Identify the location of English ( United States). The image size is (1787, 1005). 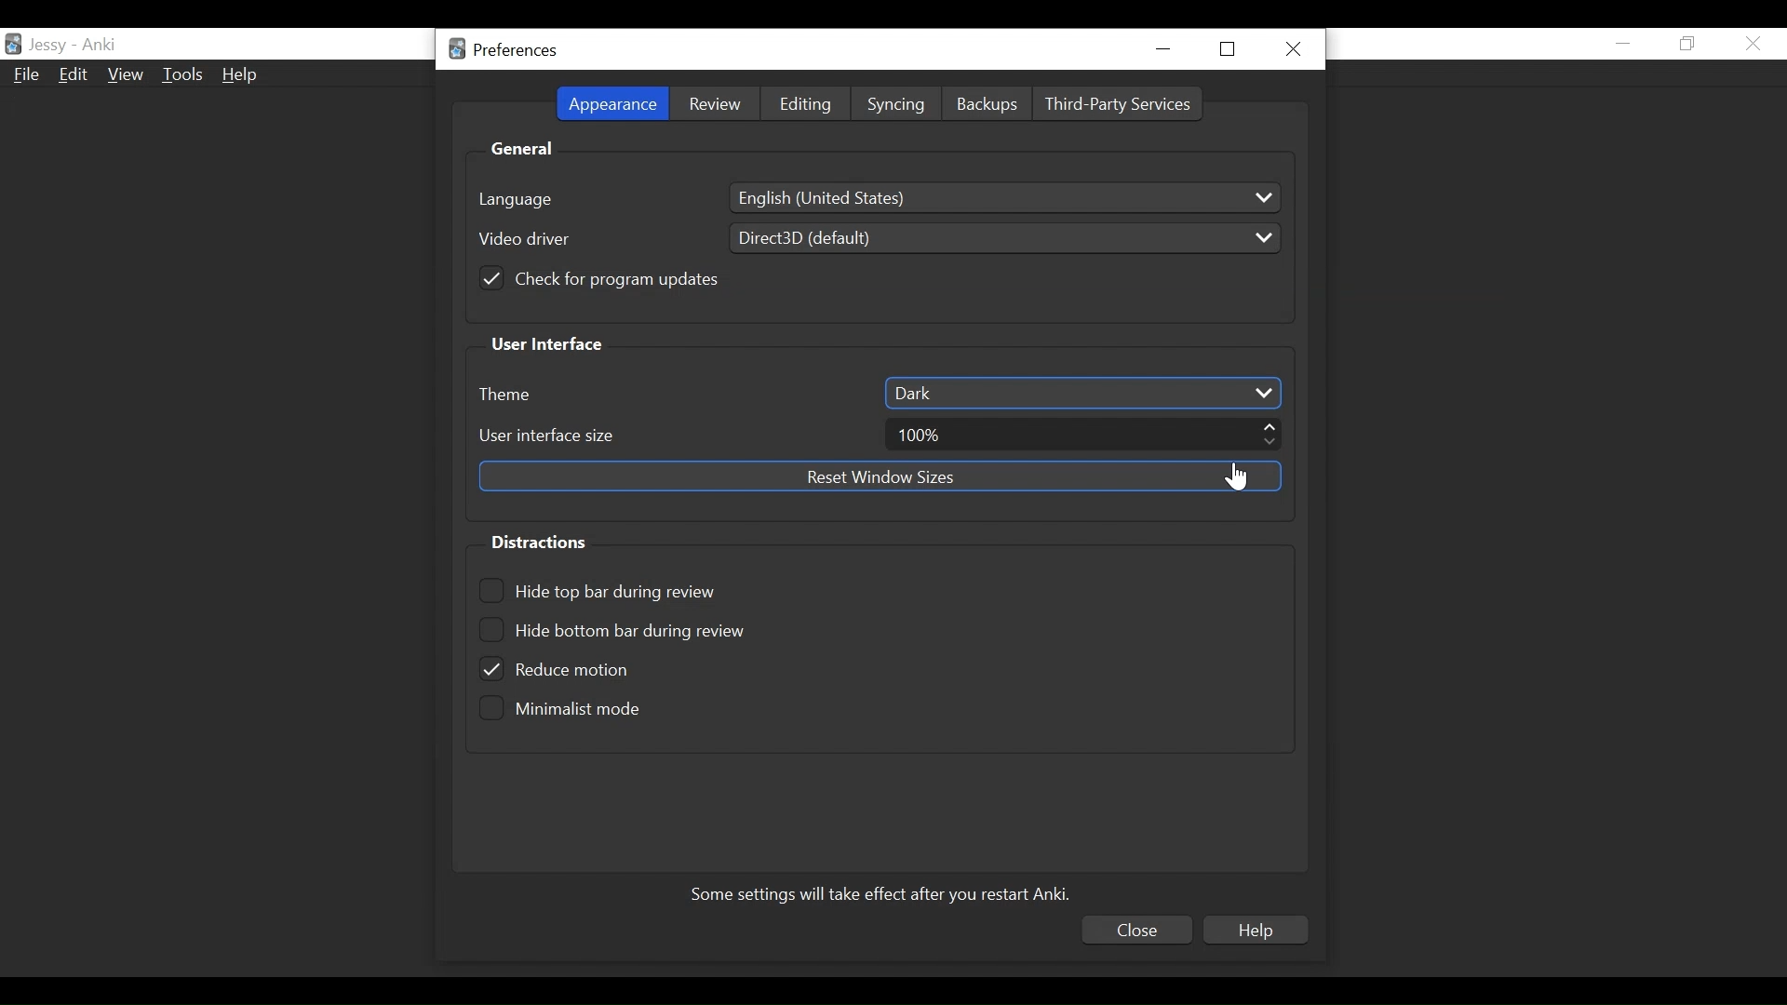
(1007, 198).